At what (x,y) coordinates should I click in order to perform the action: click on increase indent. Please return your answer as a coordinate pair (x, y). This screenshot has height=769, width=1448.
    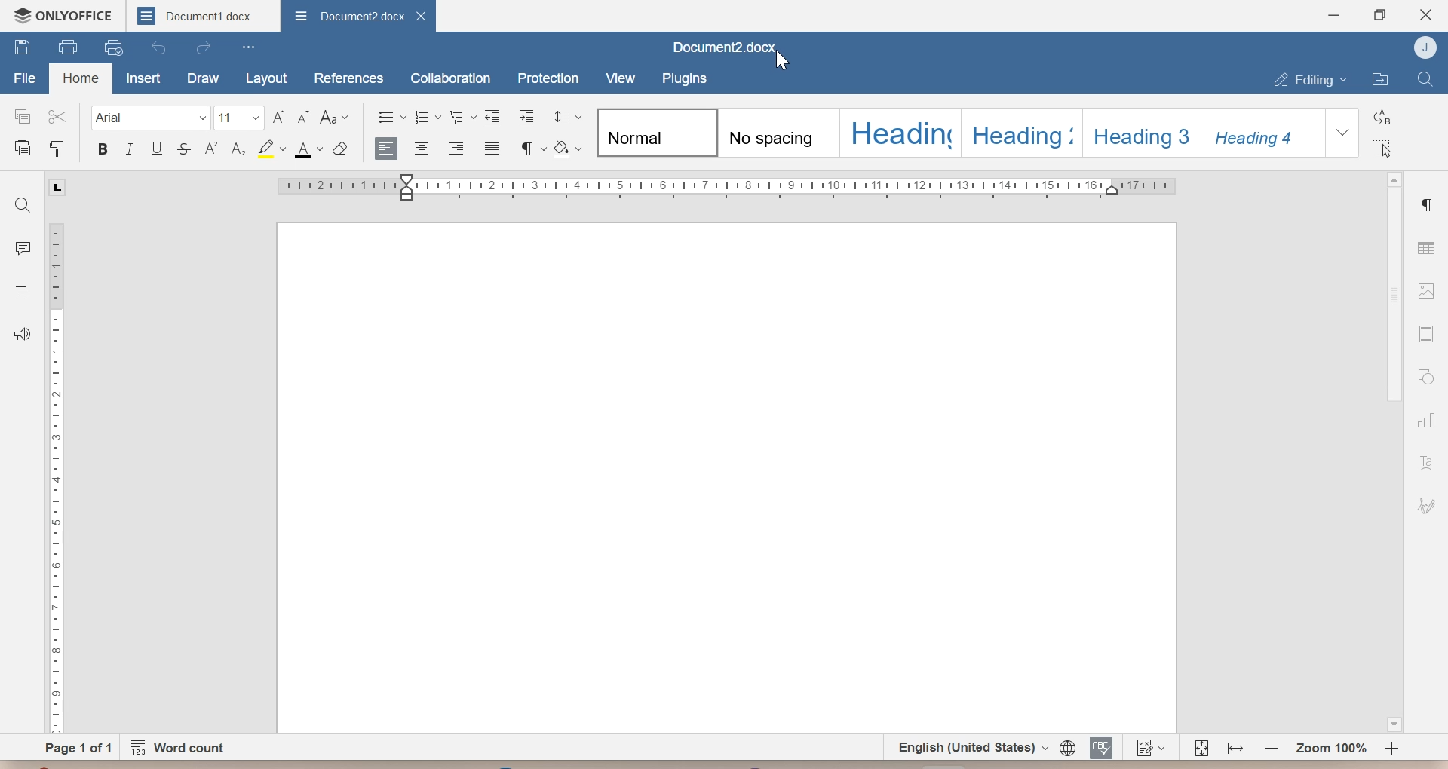
    Looking at the image, I should click on (524, 118).